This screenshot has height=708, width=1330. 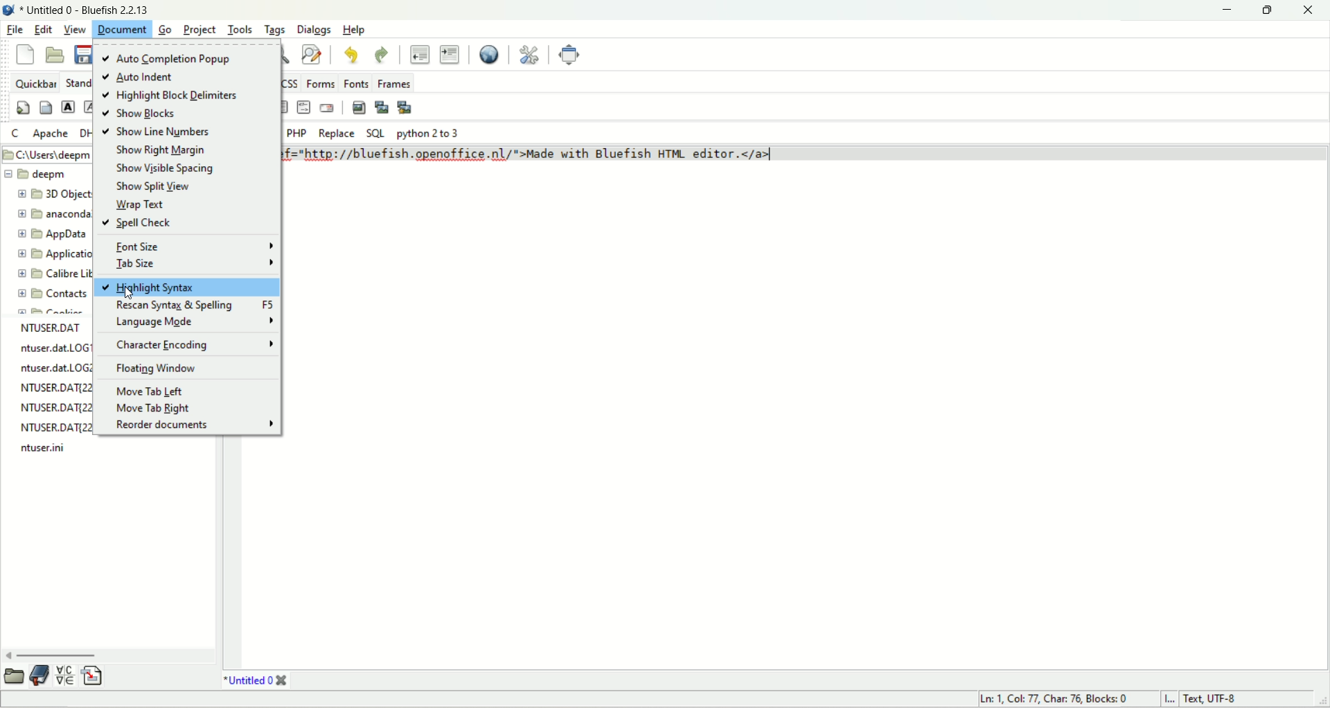 I want to click on anaconda, so click(x=52, y=214).